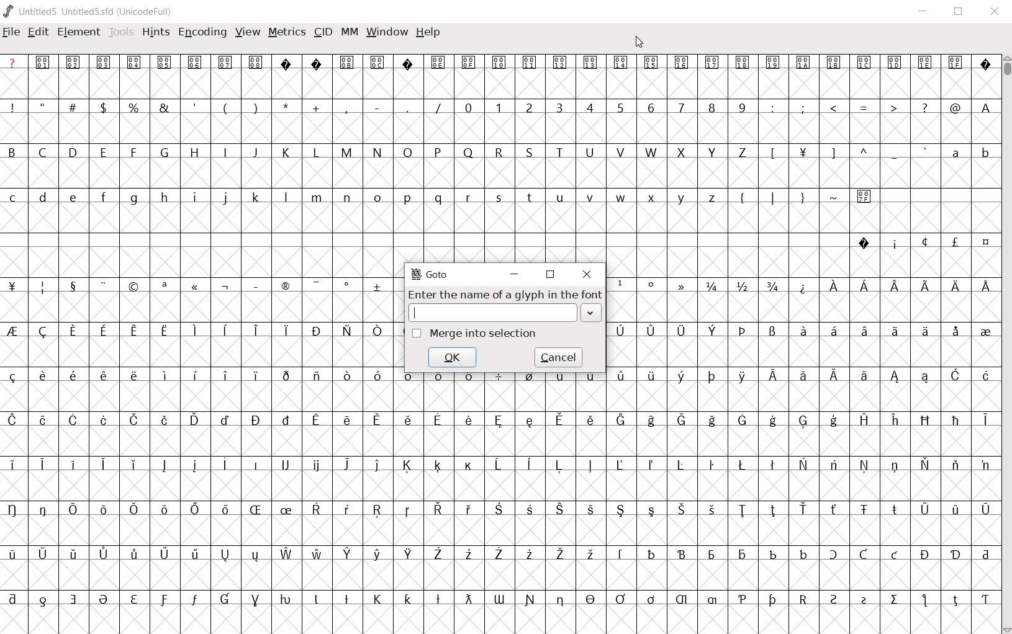 Image resolution: width=1012 pixels, height=634 pixels. What do you see at coordinates (895, 331) in the screenshot?
I see `Symbol` at bounding box center [895, 331].